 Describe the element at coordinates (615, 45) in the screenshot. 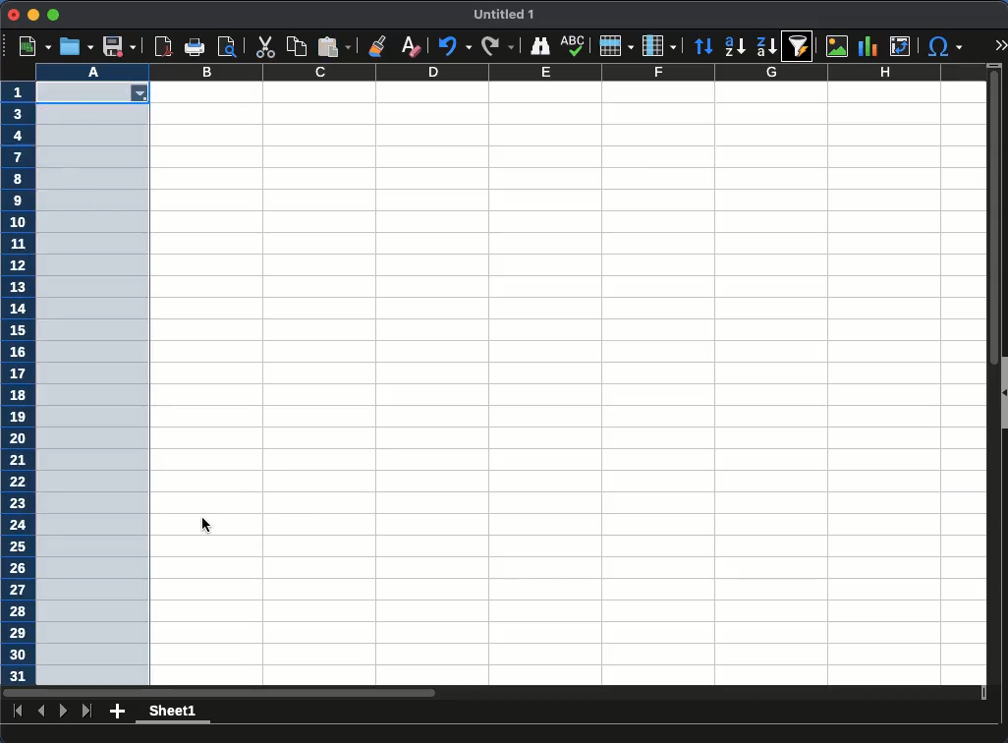

I see `row` at that location.